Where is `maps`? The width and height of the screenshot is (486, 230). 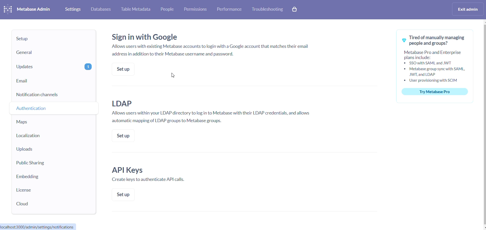 maps is located at coordinates (41, 123).